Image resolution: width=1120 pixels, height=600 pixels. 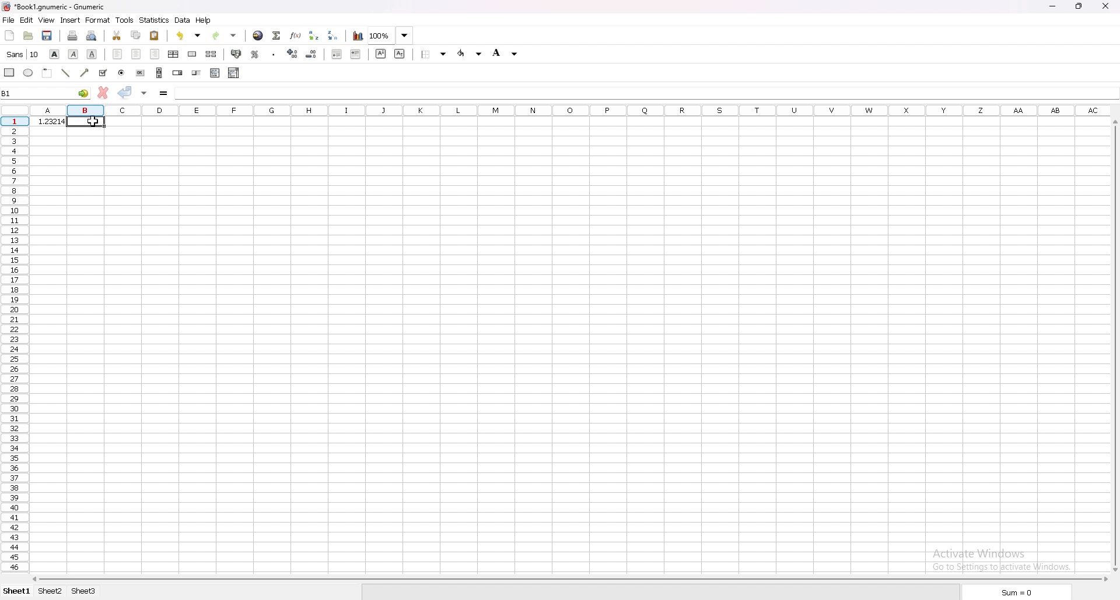 What do you see at coordinates (314, 36) in the screenshot?
I see `sort ascending` at bounding box center [314, 36].